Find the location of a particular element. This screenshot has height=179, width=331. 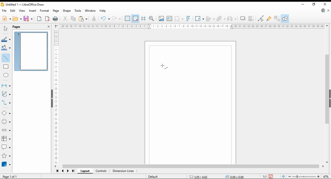

show gluepoint functions is located at coordinates (269, 18).